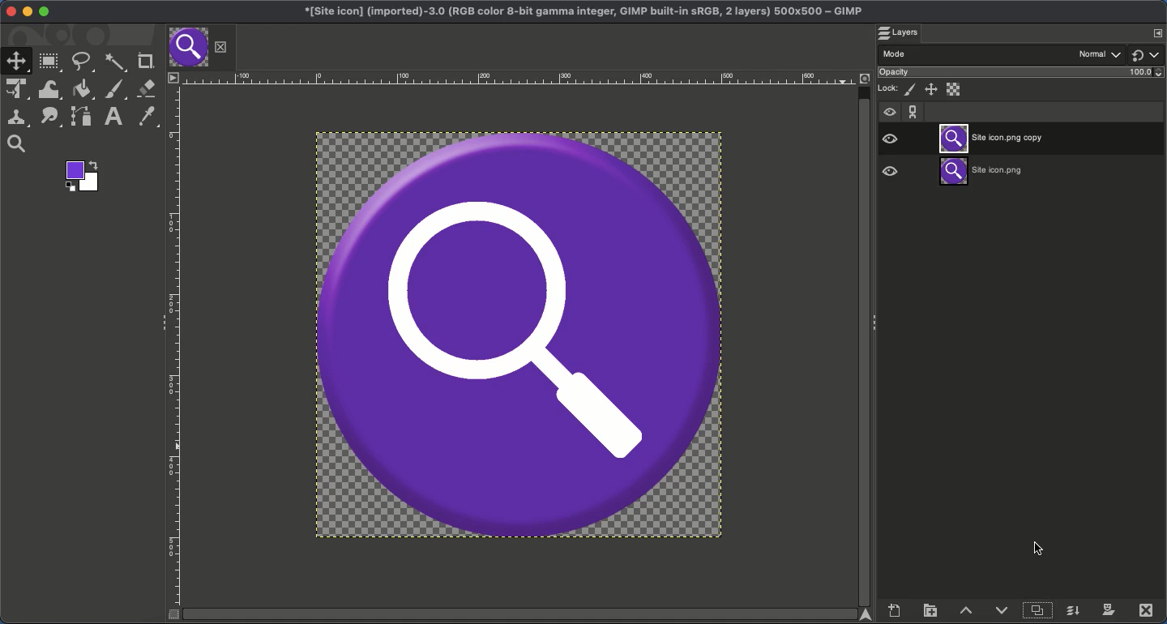 The image size is (1167, 624). Describe the element at coordinates (985, 176) in the screenshot. I see `Current layer` at that location.